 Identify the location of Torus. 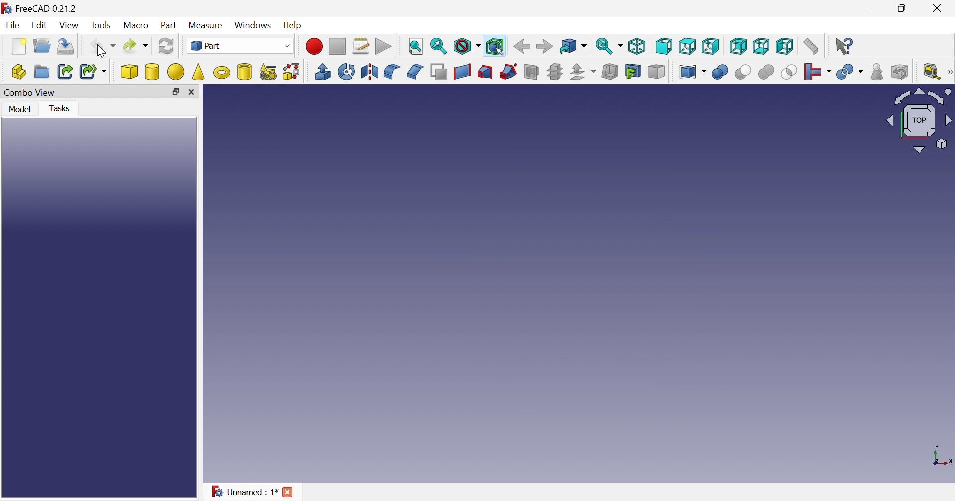
(579, 284).